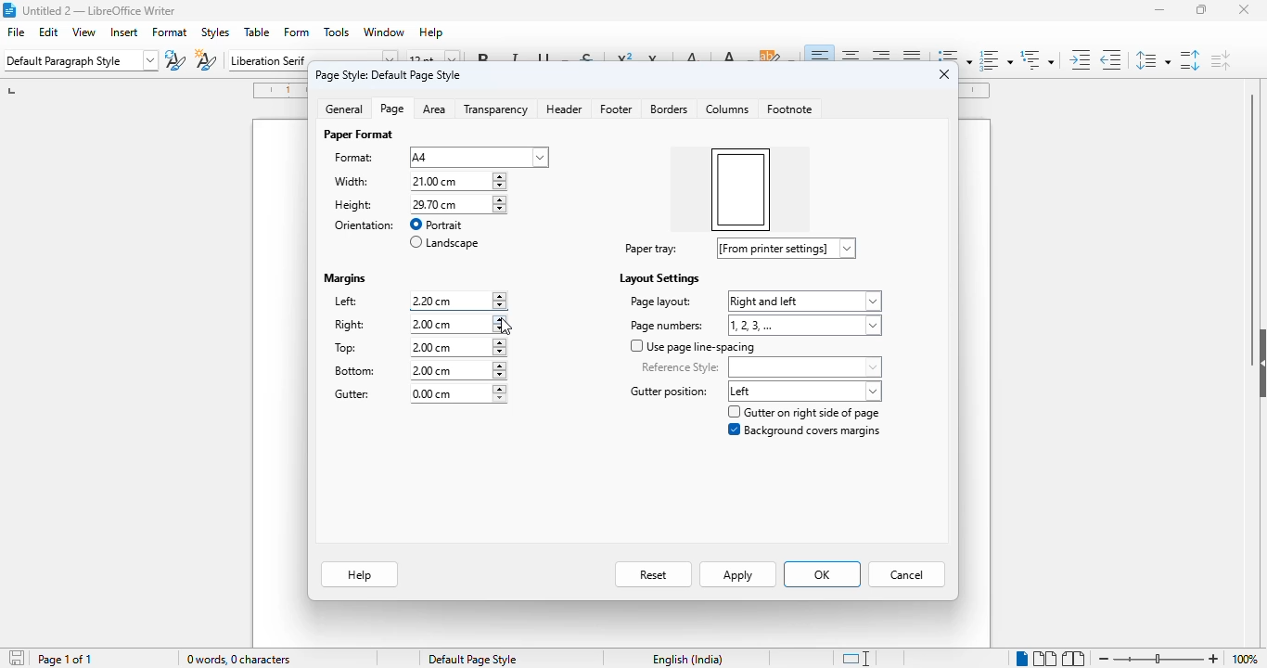 This screenshot has height=668, width=1267. What do you see at coordinates (472, 660) in the screenshot?
I see `default page style` at bounding box center [472, 660].